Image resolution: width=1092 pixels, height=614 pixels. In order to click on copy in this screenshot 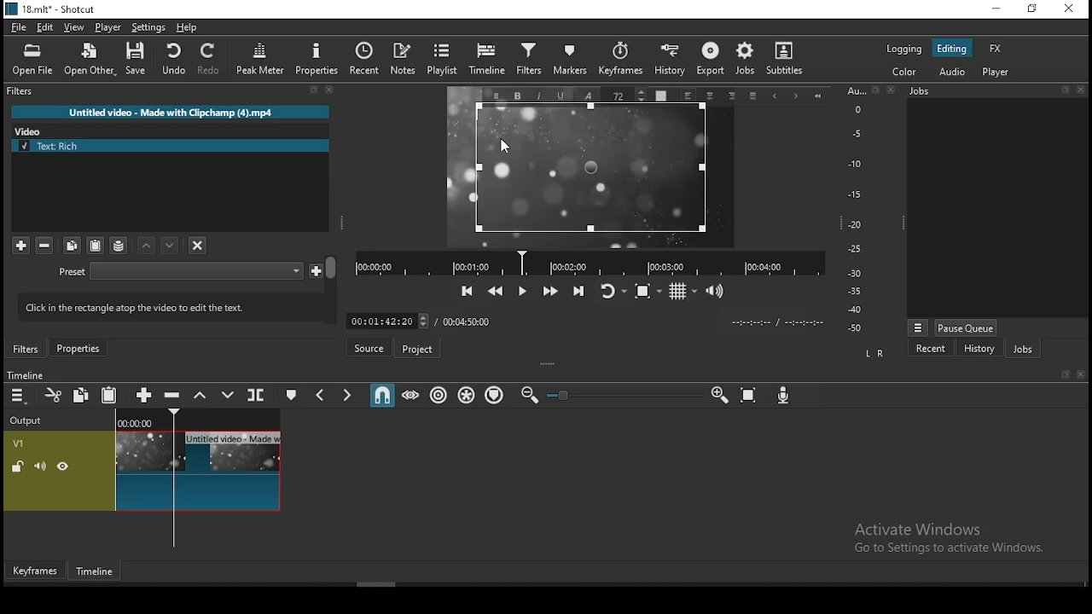, I will do `click(73, 246)`.